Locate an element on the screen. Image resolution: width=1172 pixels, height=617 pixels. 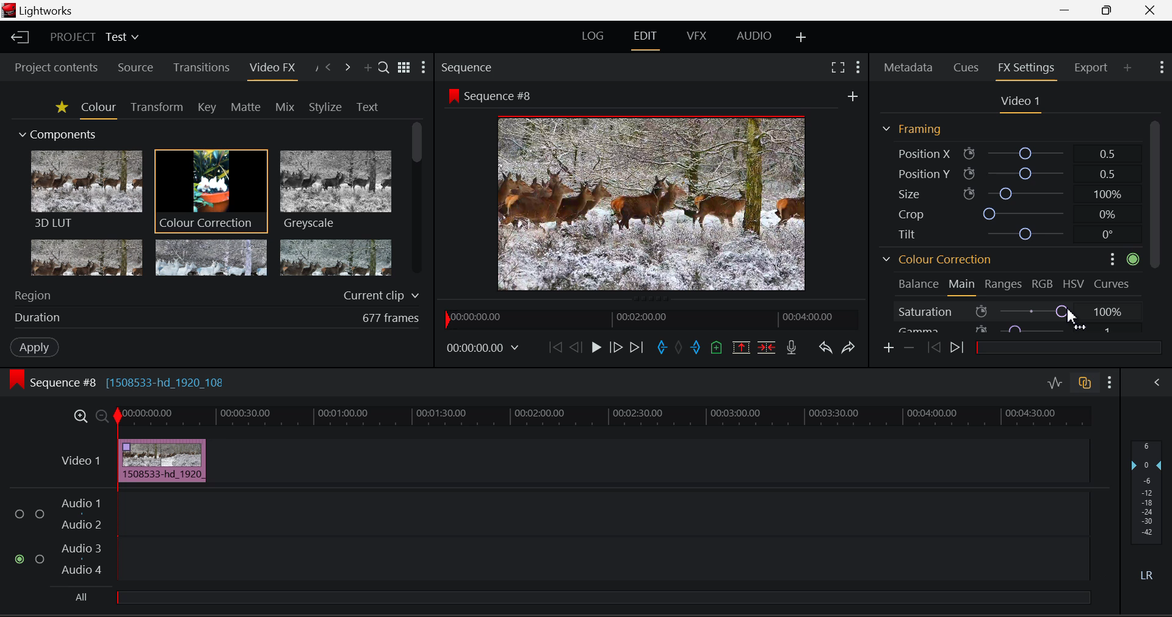
Next Panel is located at coordinates (347, 66).